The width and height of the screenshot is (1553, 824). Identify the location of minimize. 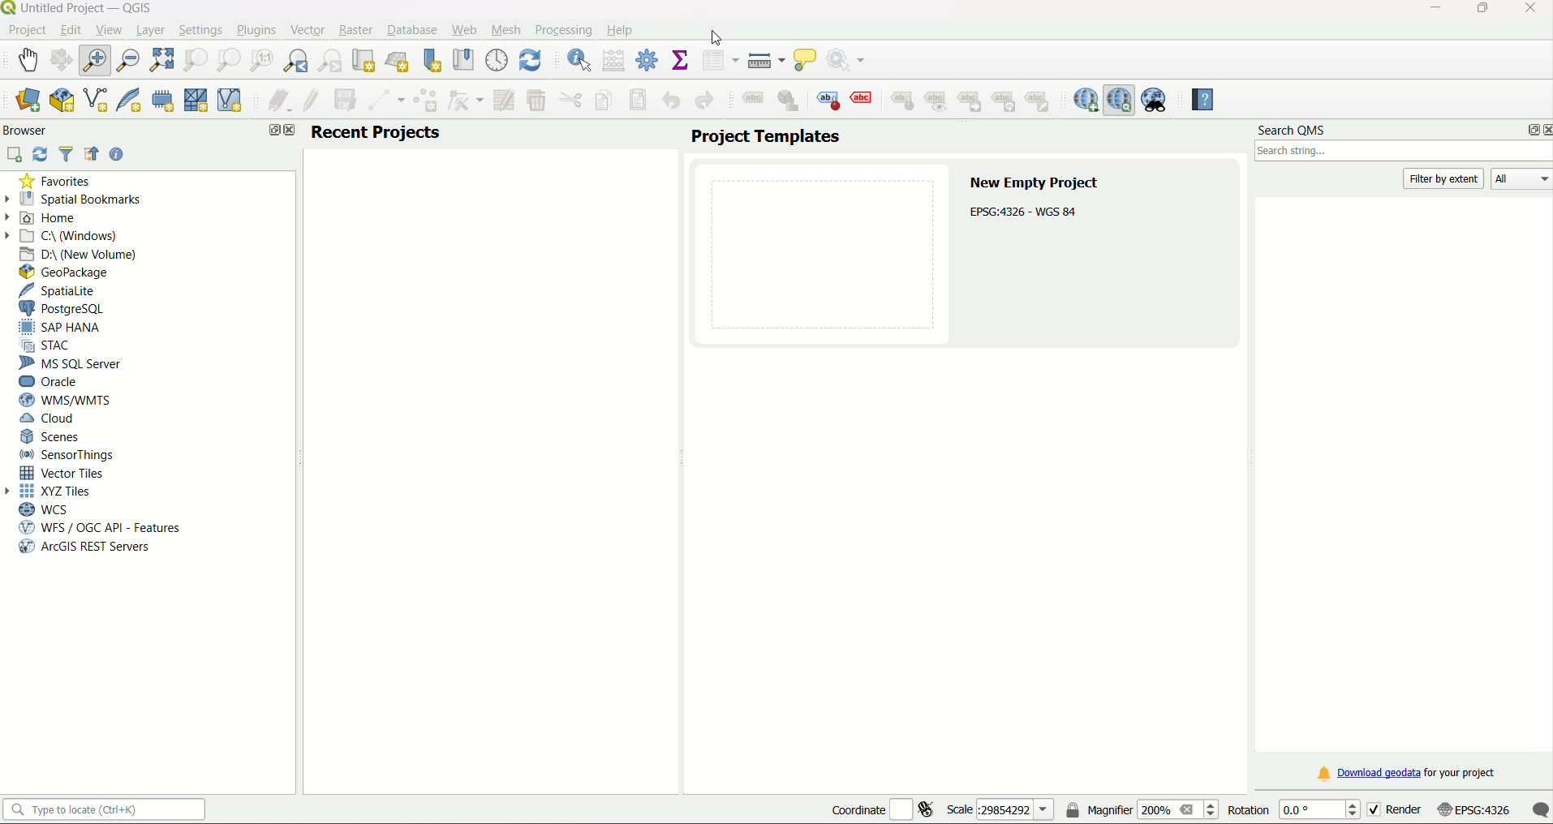
(1430, 8).